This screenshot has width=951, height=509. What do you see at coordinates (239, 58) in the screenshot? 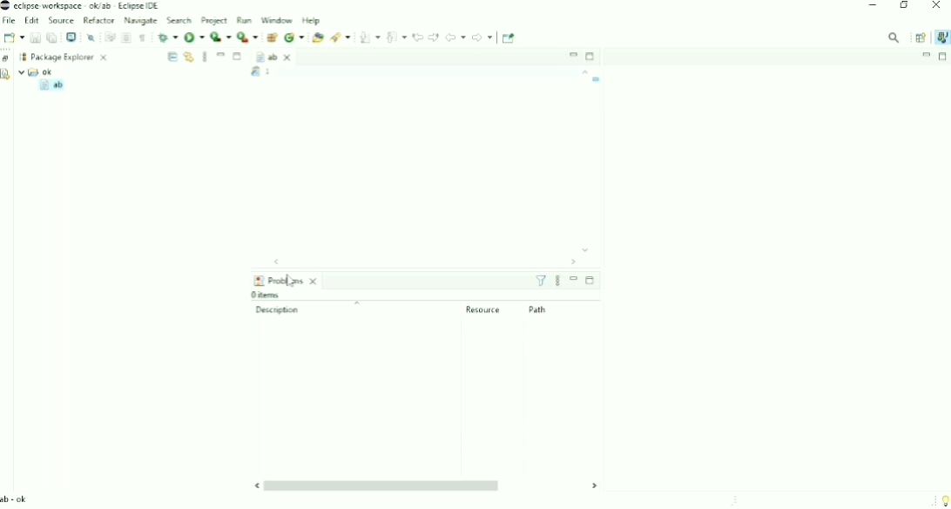
I see `Maximize` at bounding box center [239, 58].